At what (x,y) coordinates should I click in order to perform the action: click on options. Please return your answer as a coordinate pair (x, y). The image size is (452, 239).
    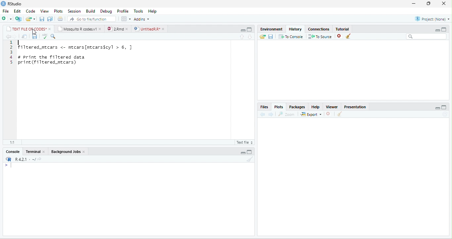
    Looking at the image, I should click on (126, 19).